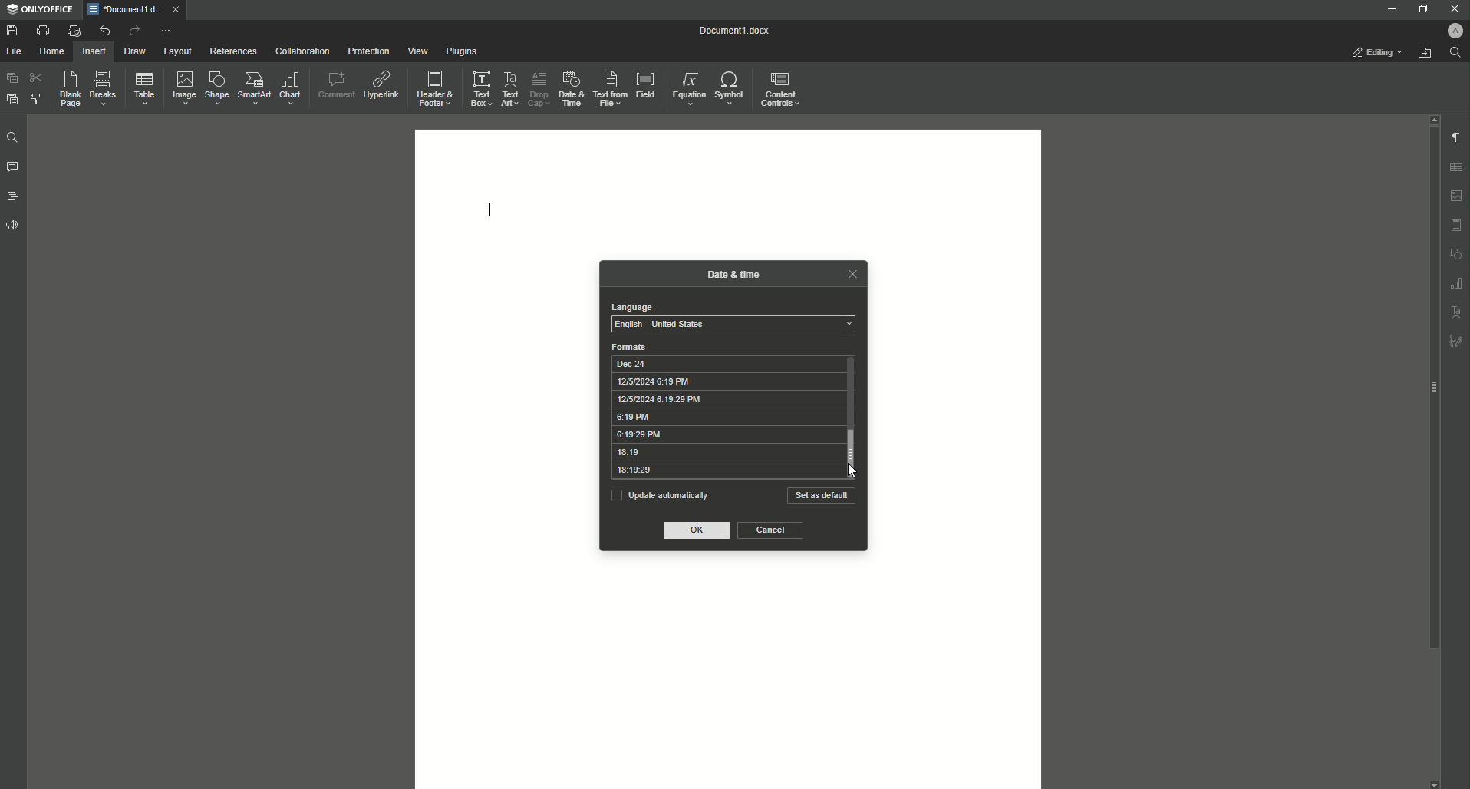 This screenshot has width=1470, height=789. What do you see at coordinates (1457, 196) in the screenshot?
I see `image settings` at bounding box center [1457, 196].